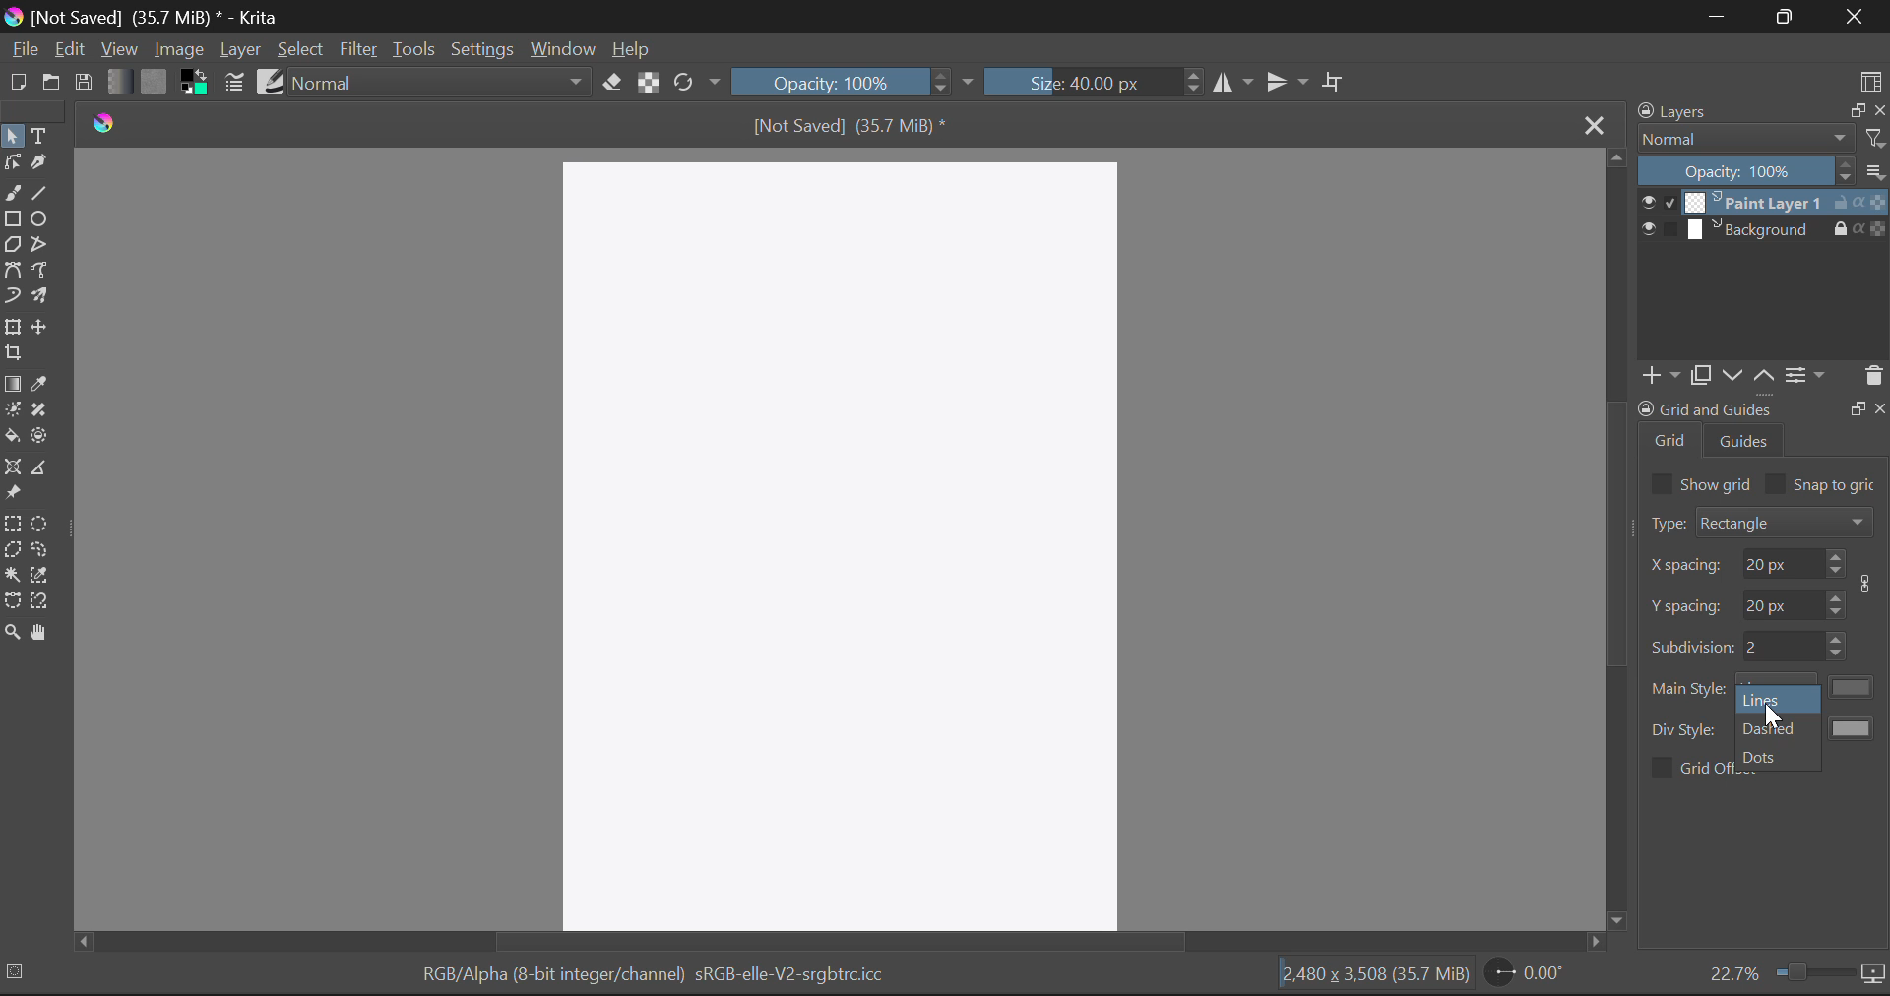 This screenshot has height=996, width=1890. What do you see at coordinates (1859, 202) in the screenshot?
I see `actions` at bounding box center [1859, 202].